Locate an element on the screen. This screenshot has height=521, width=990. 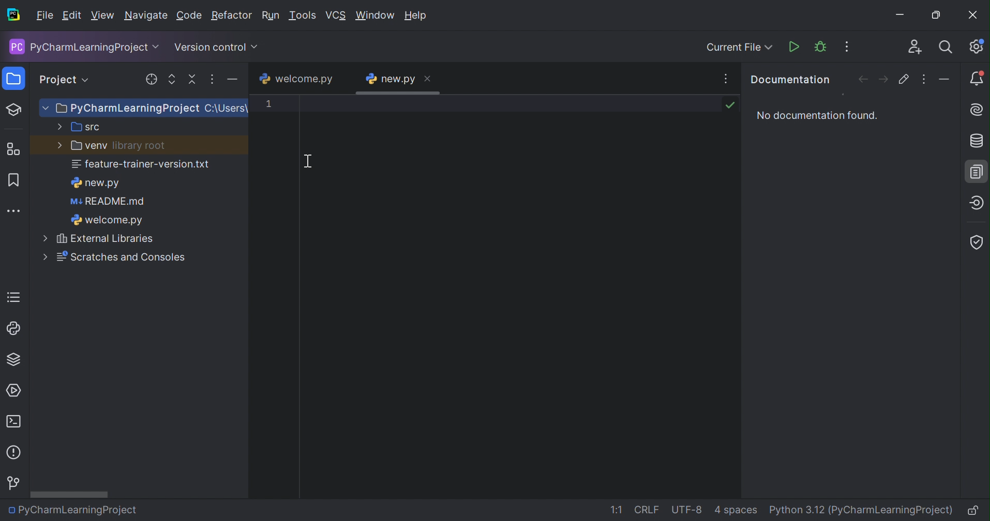
src is located at coordinates (78, 127).